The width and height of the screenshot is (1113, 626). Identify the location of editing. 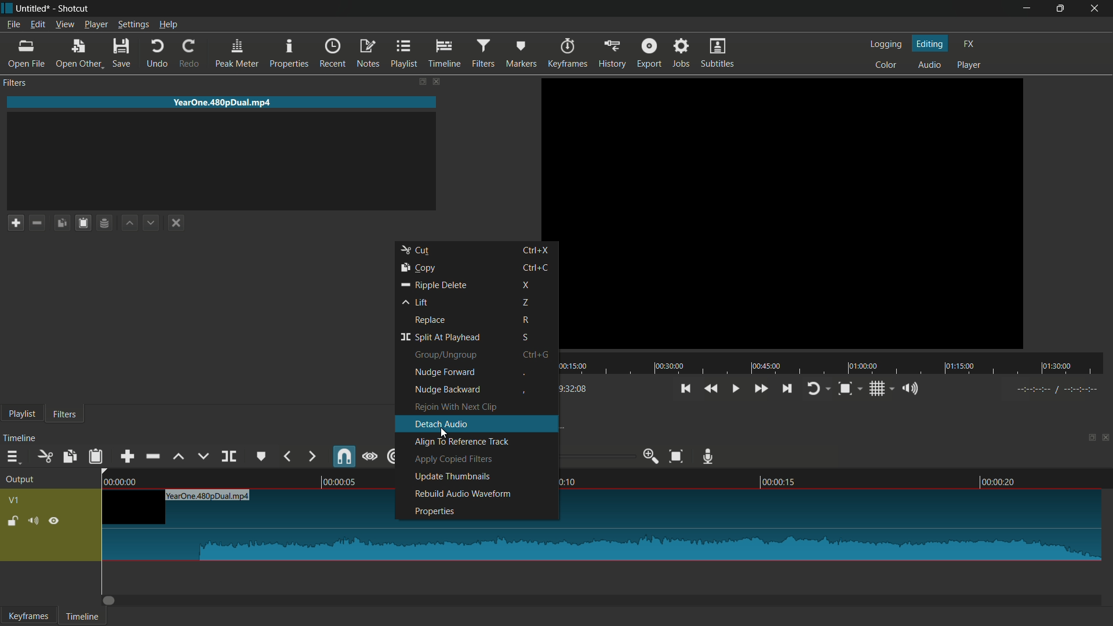
(929, 42).